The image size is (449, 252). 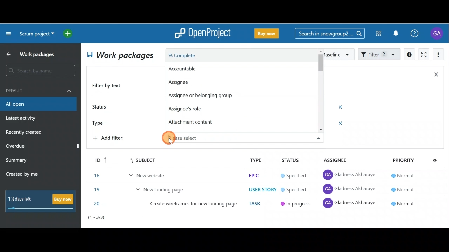 What do you see at coordinates (403, 203) in the screenshot?
I see `normal` at bounding box center [403, 203].